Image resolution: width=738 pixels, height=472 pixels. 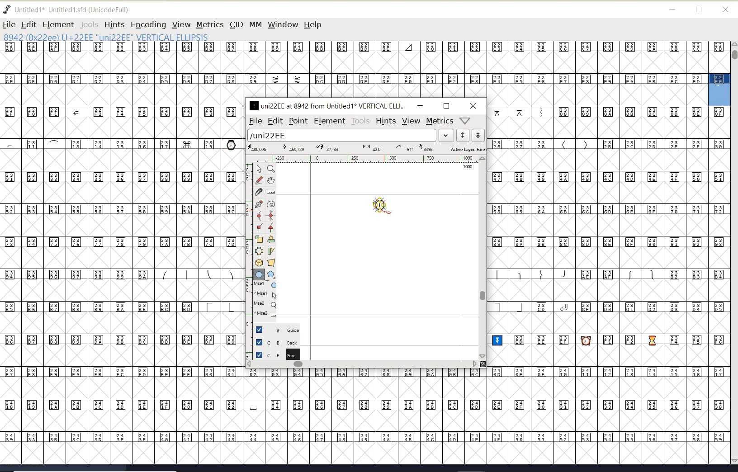 What do you see at coordinates (259, 203) in the screenshot?
I see `add a point, then drag out its control points` at bounding box center [259, 203].